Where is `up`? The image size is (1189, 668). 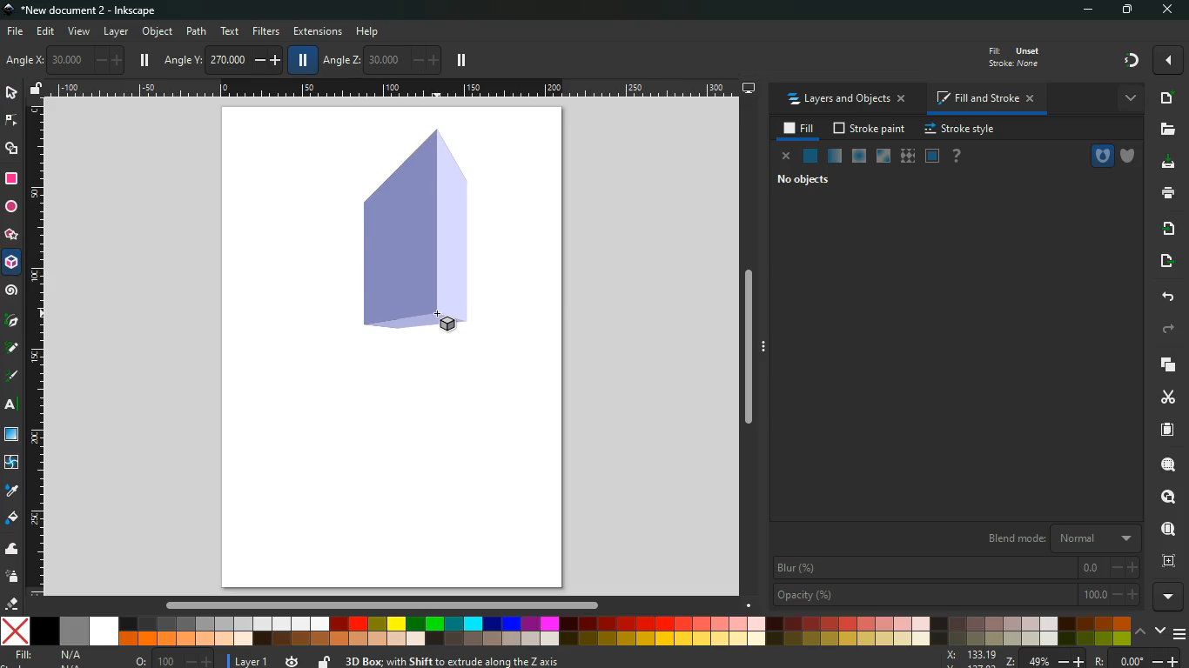
up is located at coordinates (1141, 633).